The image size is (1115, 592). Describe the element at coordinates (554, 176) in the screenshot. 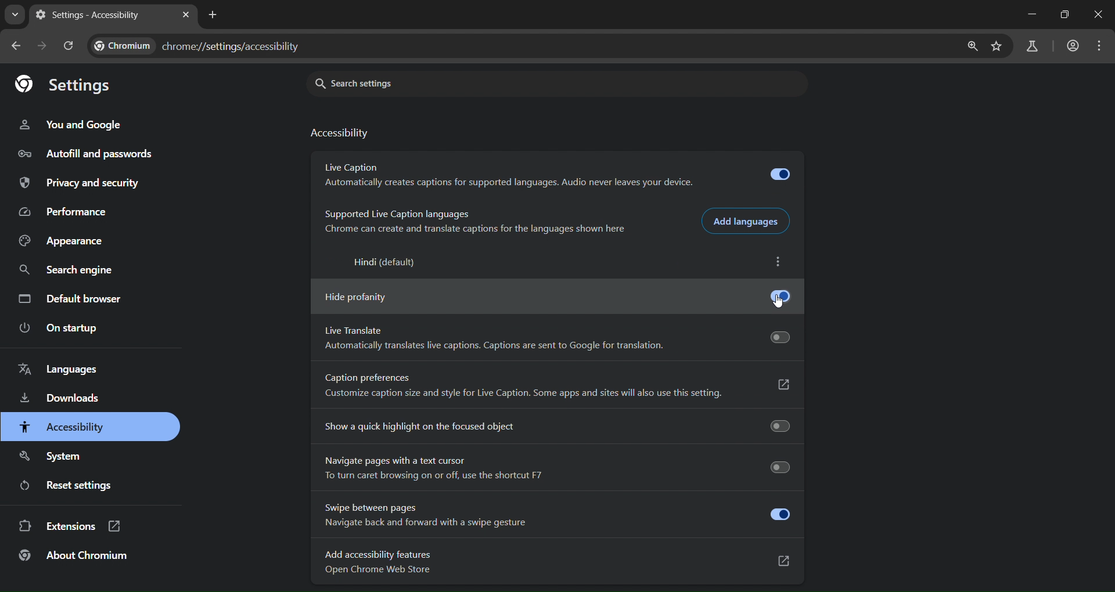

I see `Live Caption
Automatically creates captions for supported languages. Audio never leaves your device.` at that location.